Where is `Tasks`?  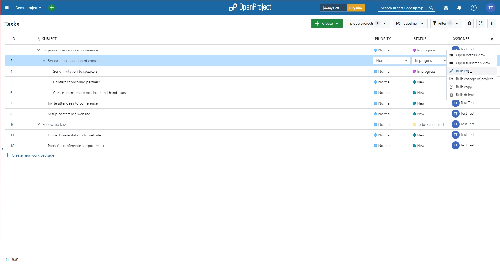 Tasks is located at coordinates (13, 23).